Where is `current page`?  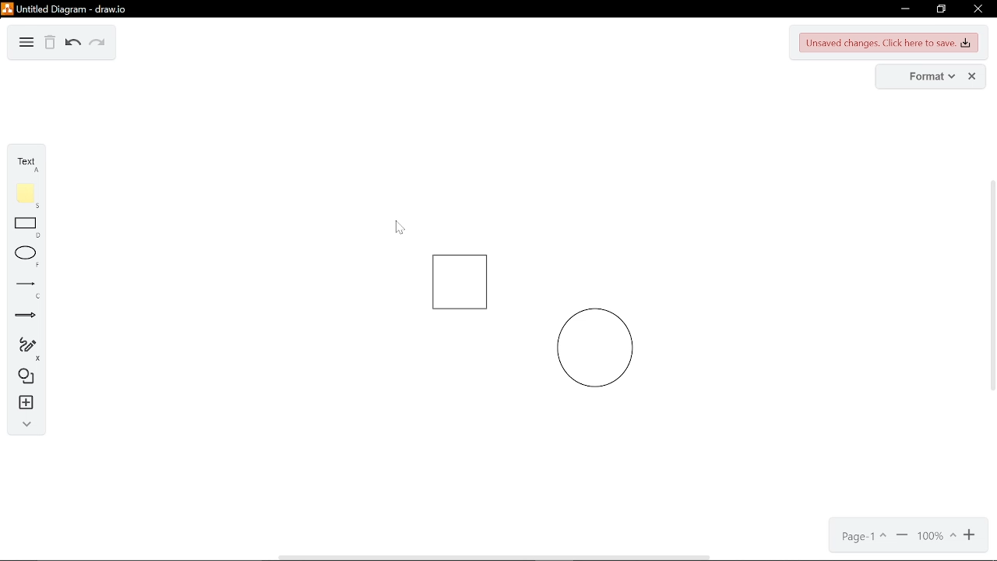
current page is located at coordinates (862, 537).